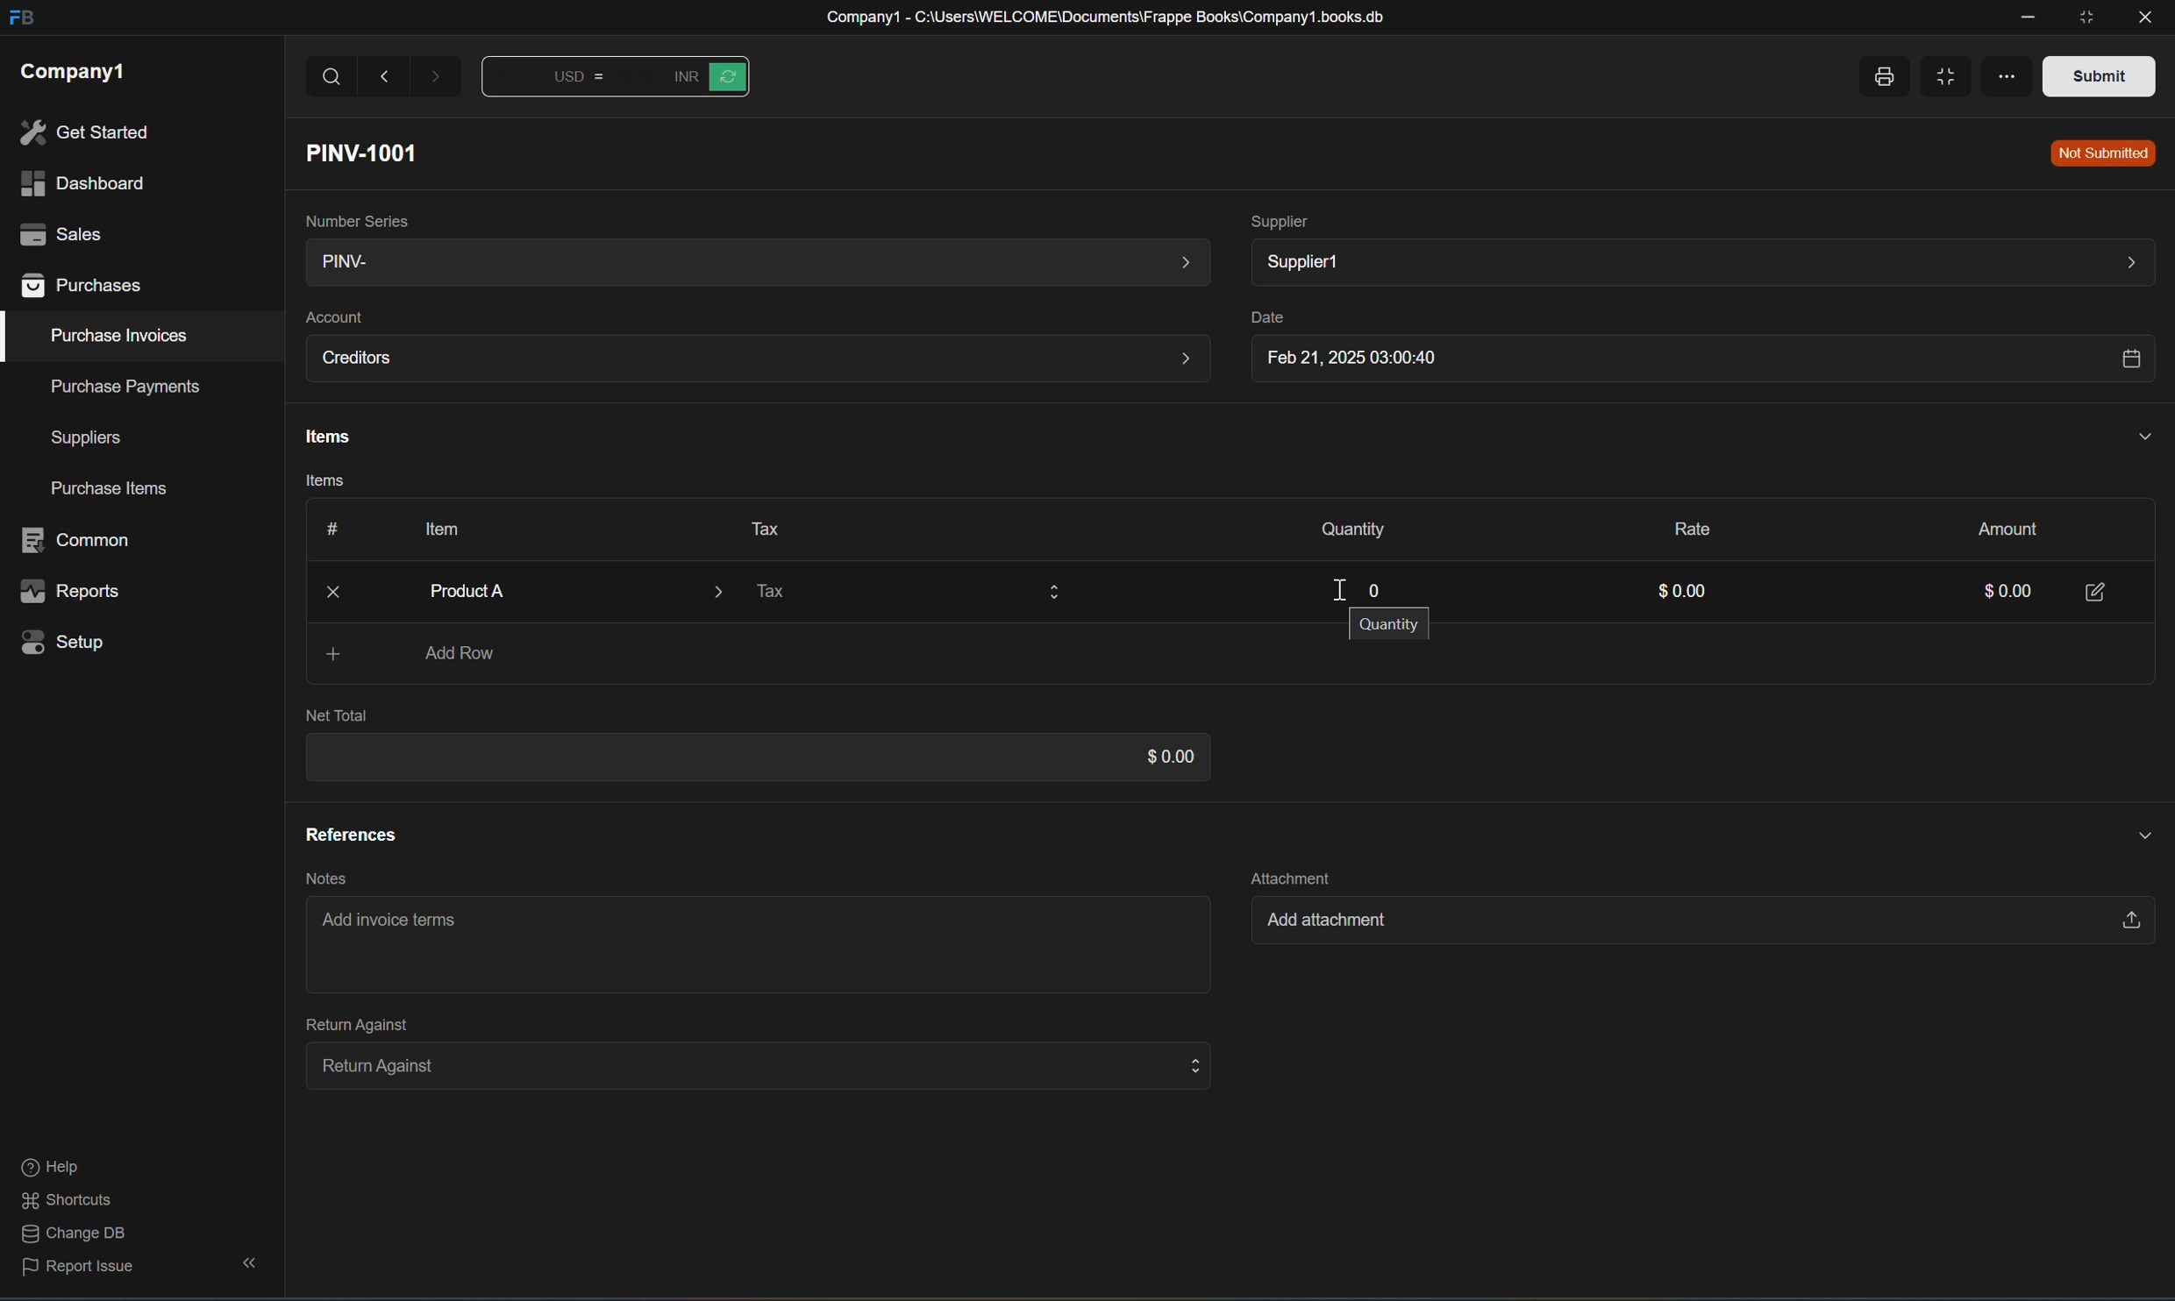  Describe the element at coordinates (1281, 220) in the screenshot. I see `Supplier` at that location.